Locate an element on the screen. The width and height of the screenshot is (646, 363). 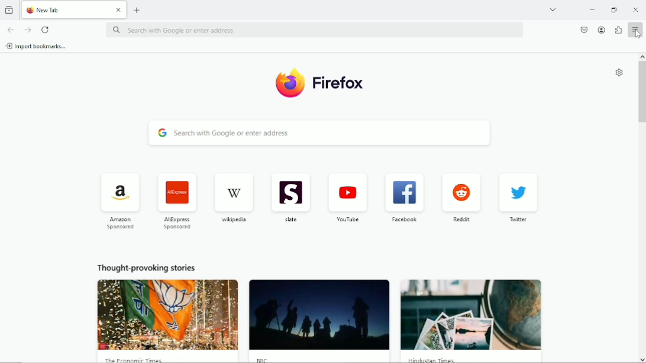
wikipedia is located at coordinates (232, 189).